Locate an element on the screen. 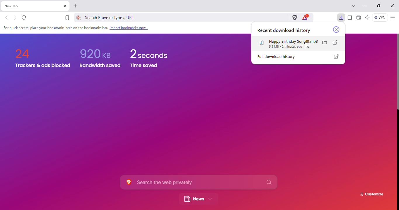 The image size is (399, 210). leo AI is located at coordinates (367, 17).